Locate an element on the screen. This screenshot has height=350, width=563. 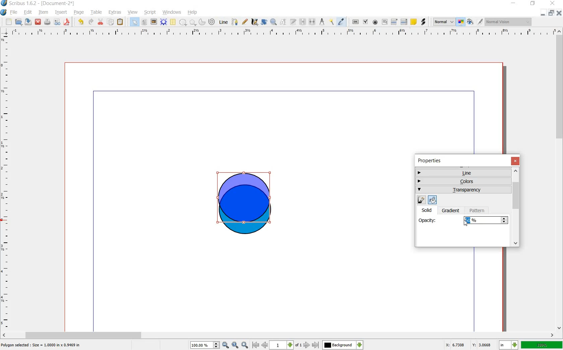
in is located at coordinates (508, 345).